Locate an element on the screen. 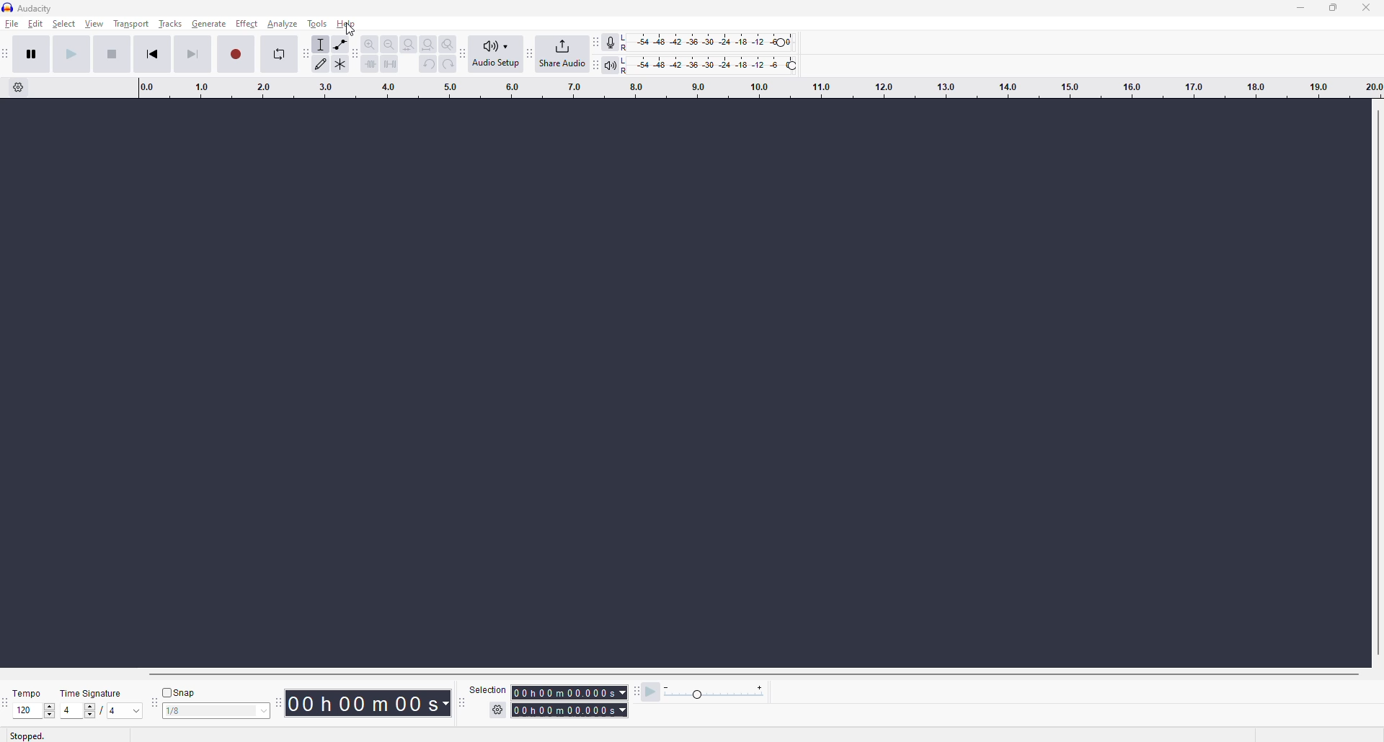 This screenshot has width=1384, height=742. value is located at coordinates (214, 709).